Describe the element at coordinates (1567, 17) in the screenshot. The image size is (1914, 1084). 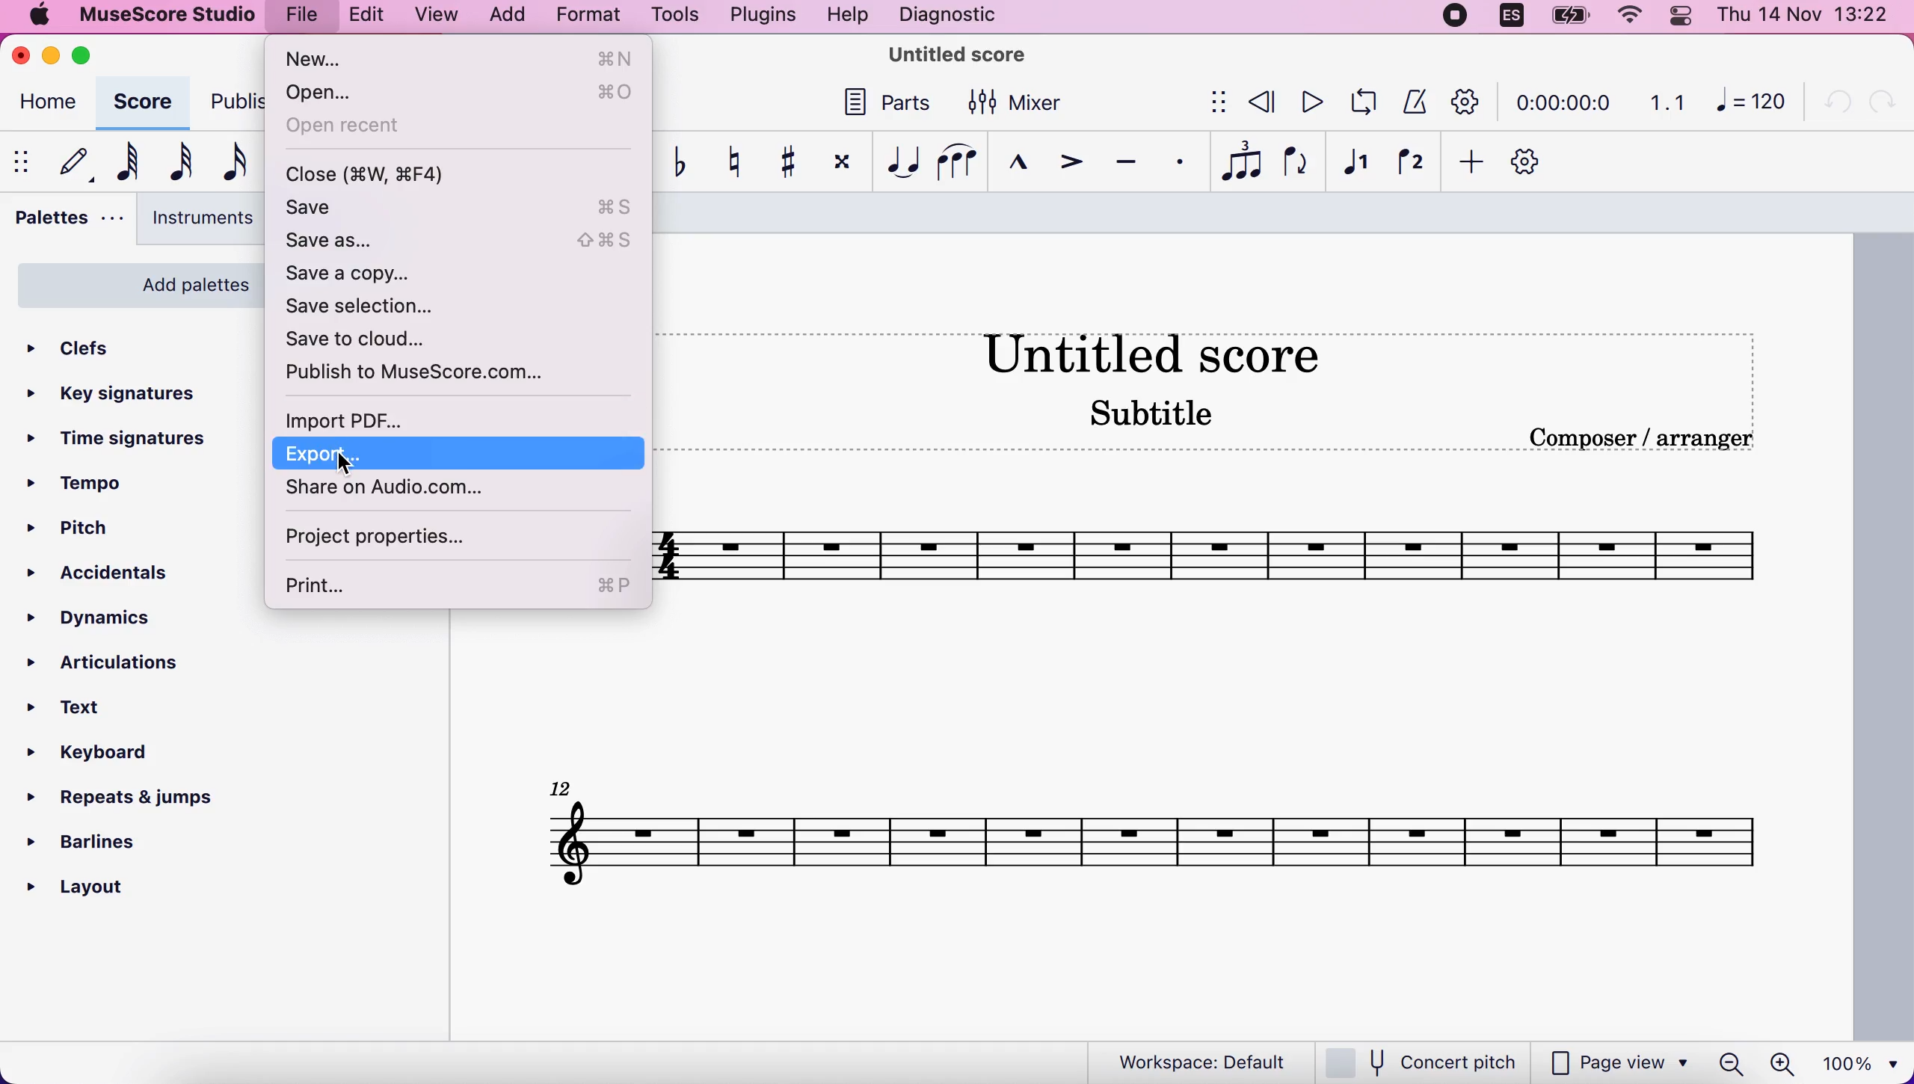
I see `battery` at that location.